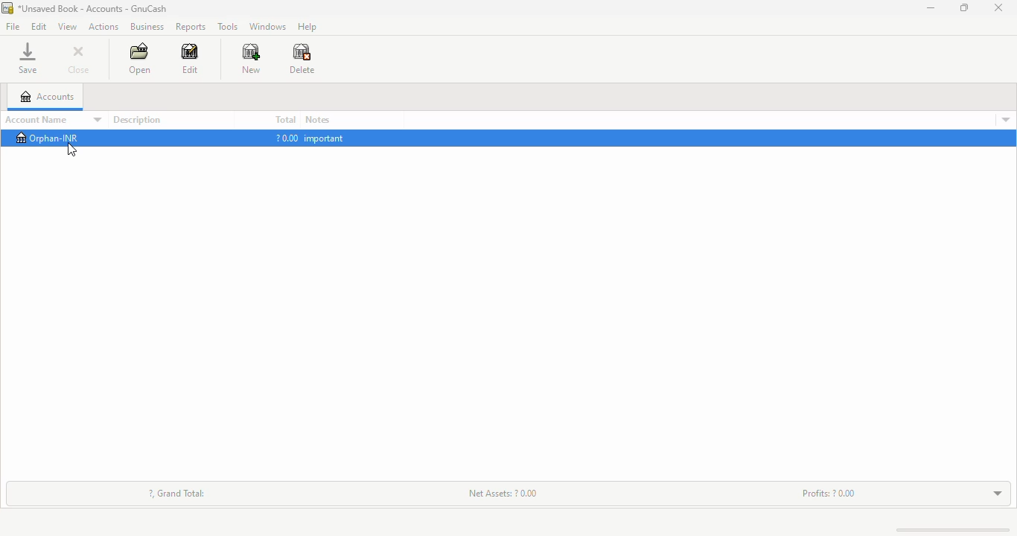  I want to click on help, so click(307, 28).